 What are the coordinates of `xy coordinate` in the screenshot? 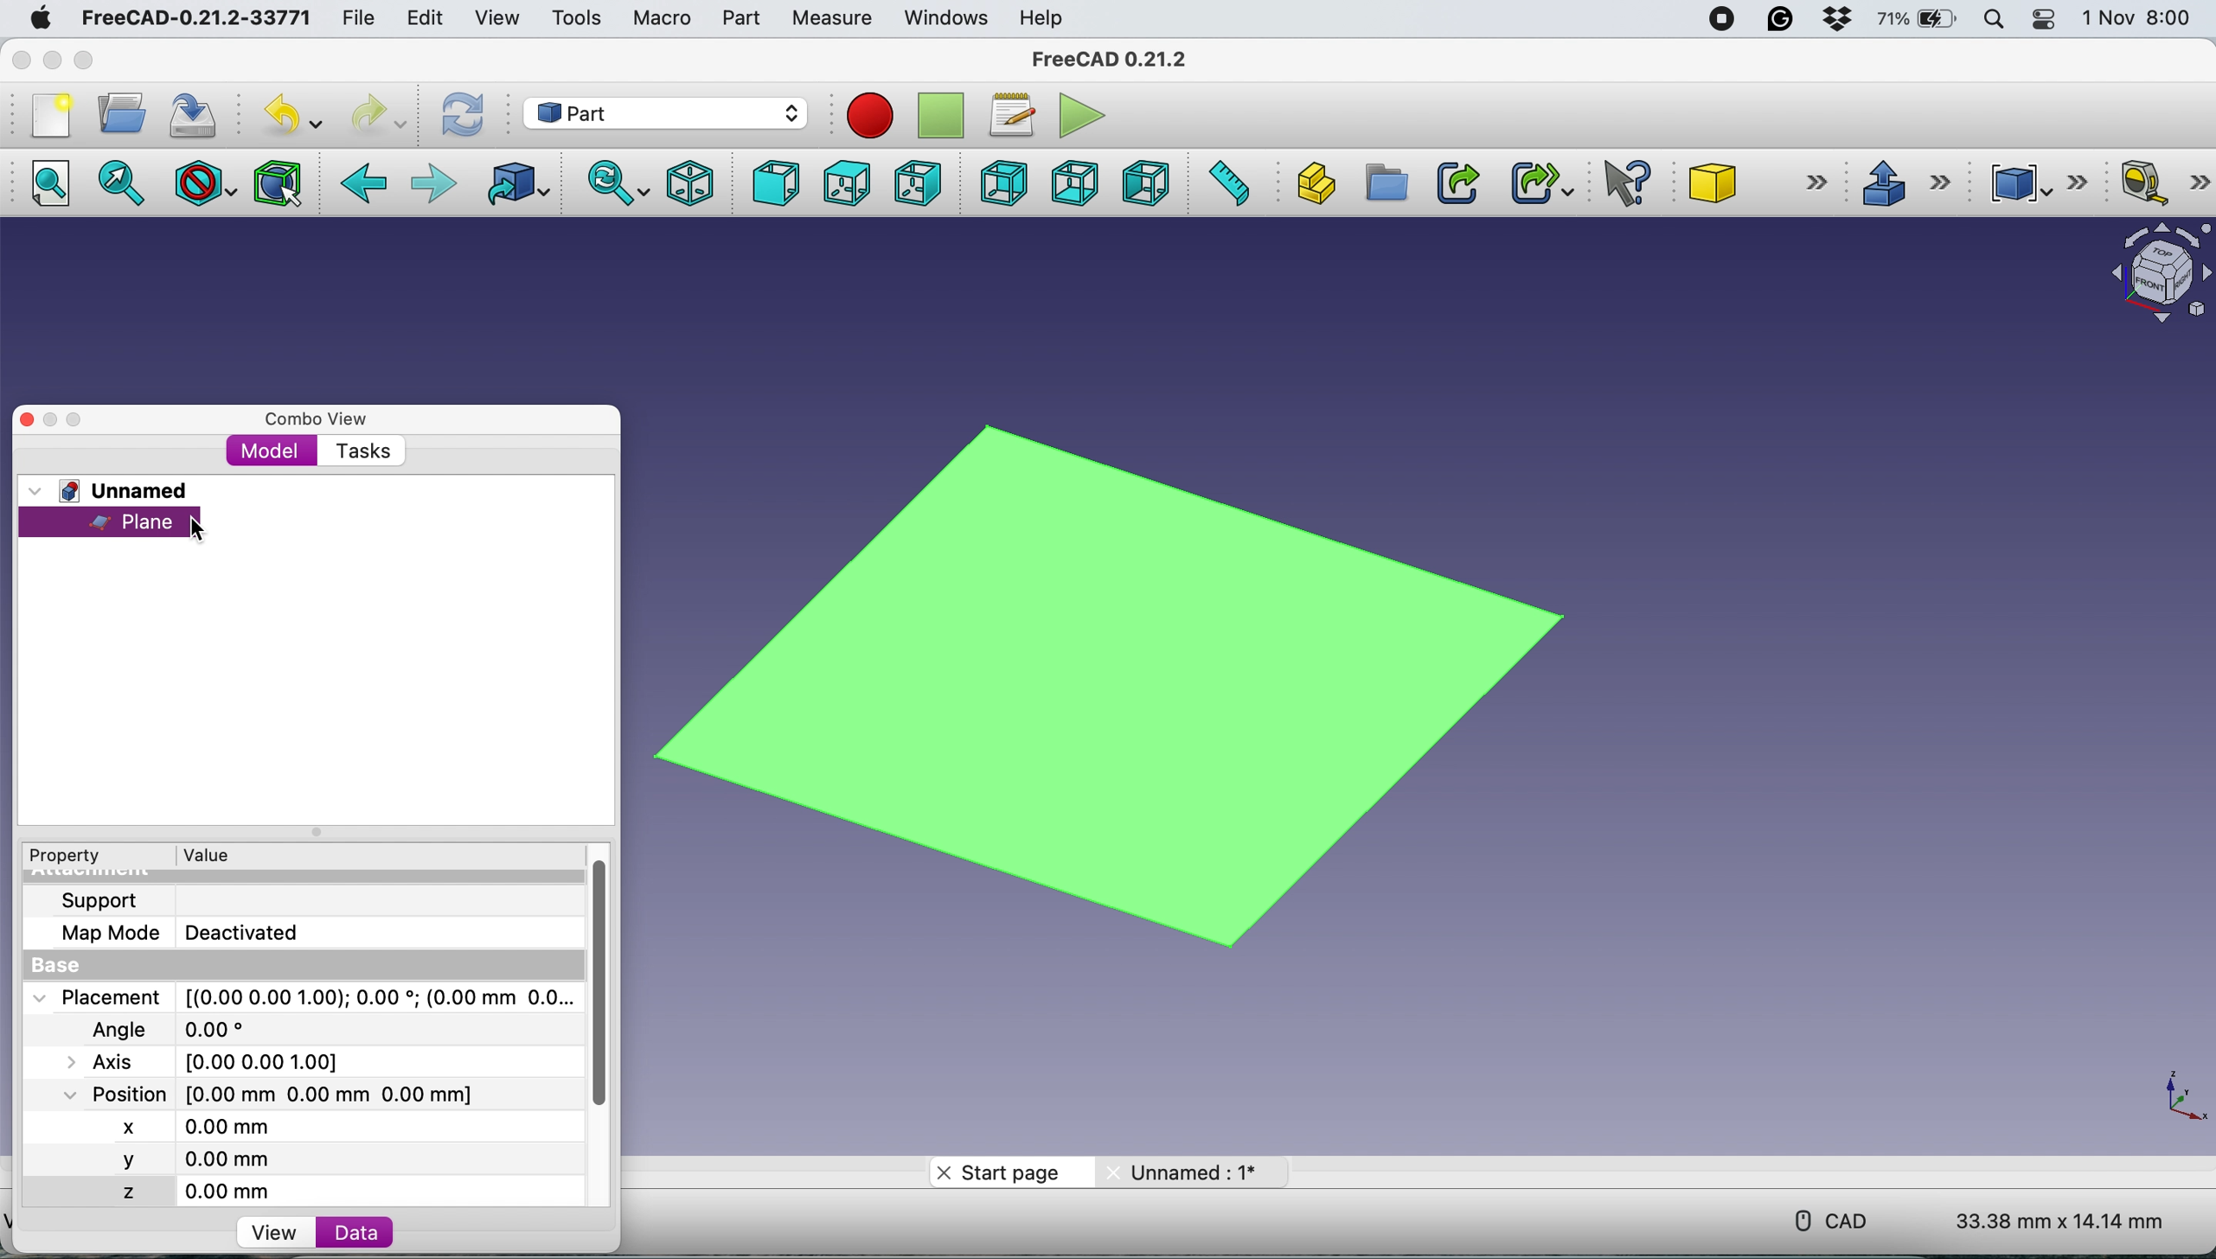 It's located at (2174, 1099).